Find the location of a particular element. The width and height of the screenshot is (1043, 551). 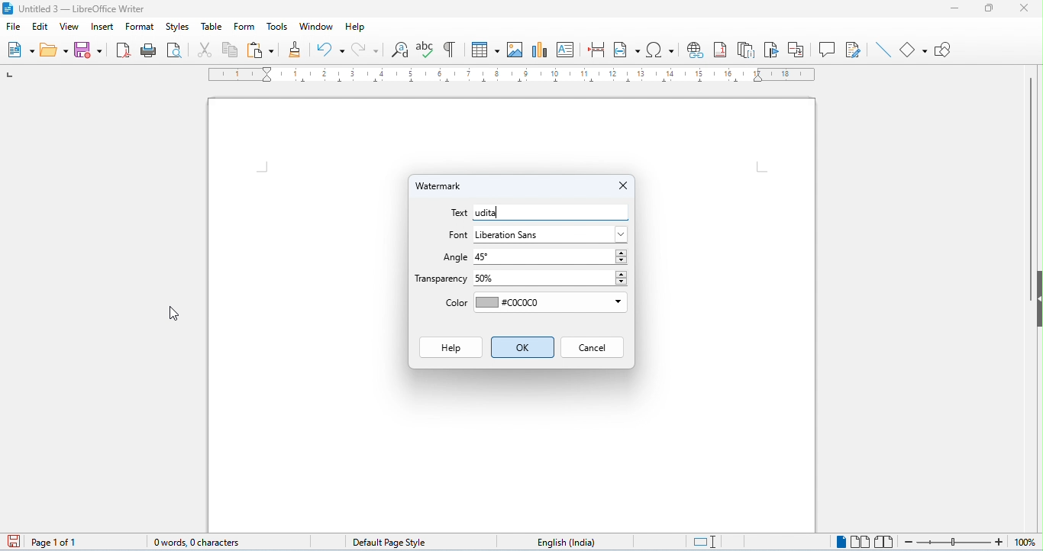

table insert is located at coordinates (483, 47).